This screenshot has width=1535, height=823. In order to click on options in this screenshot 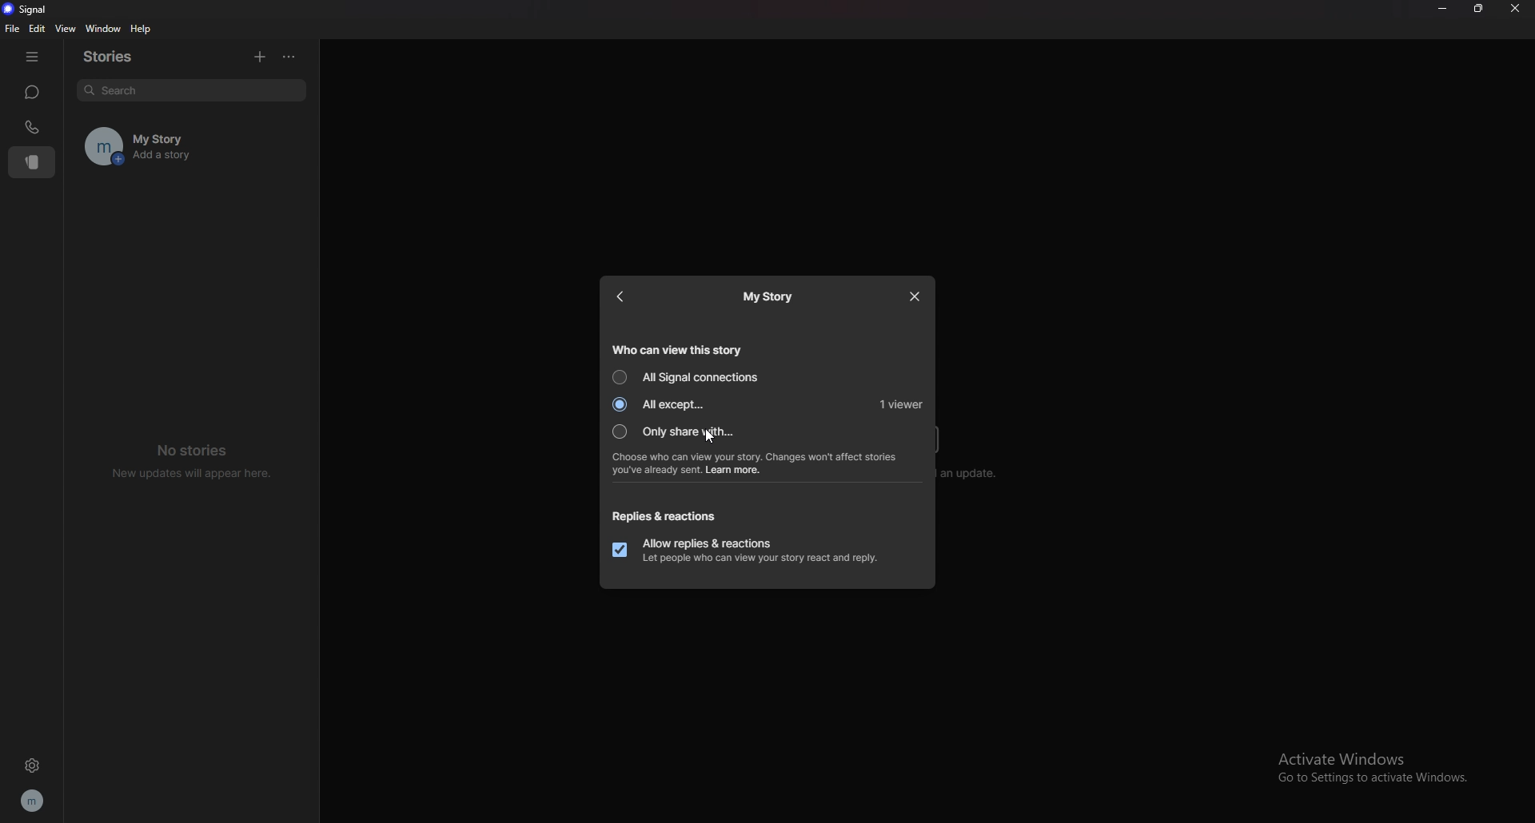, I will do `click(293, 55)`.